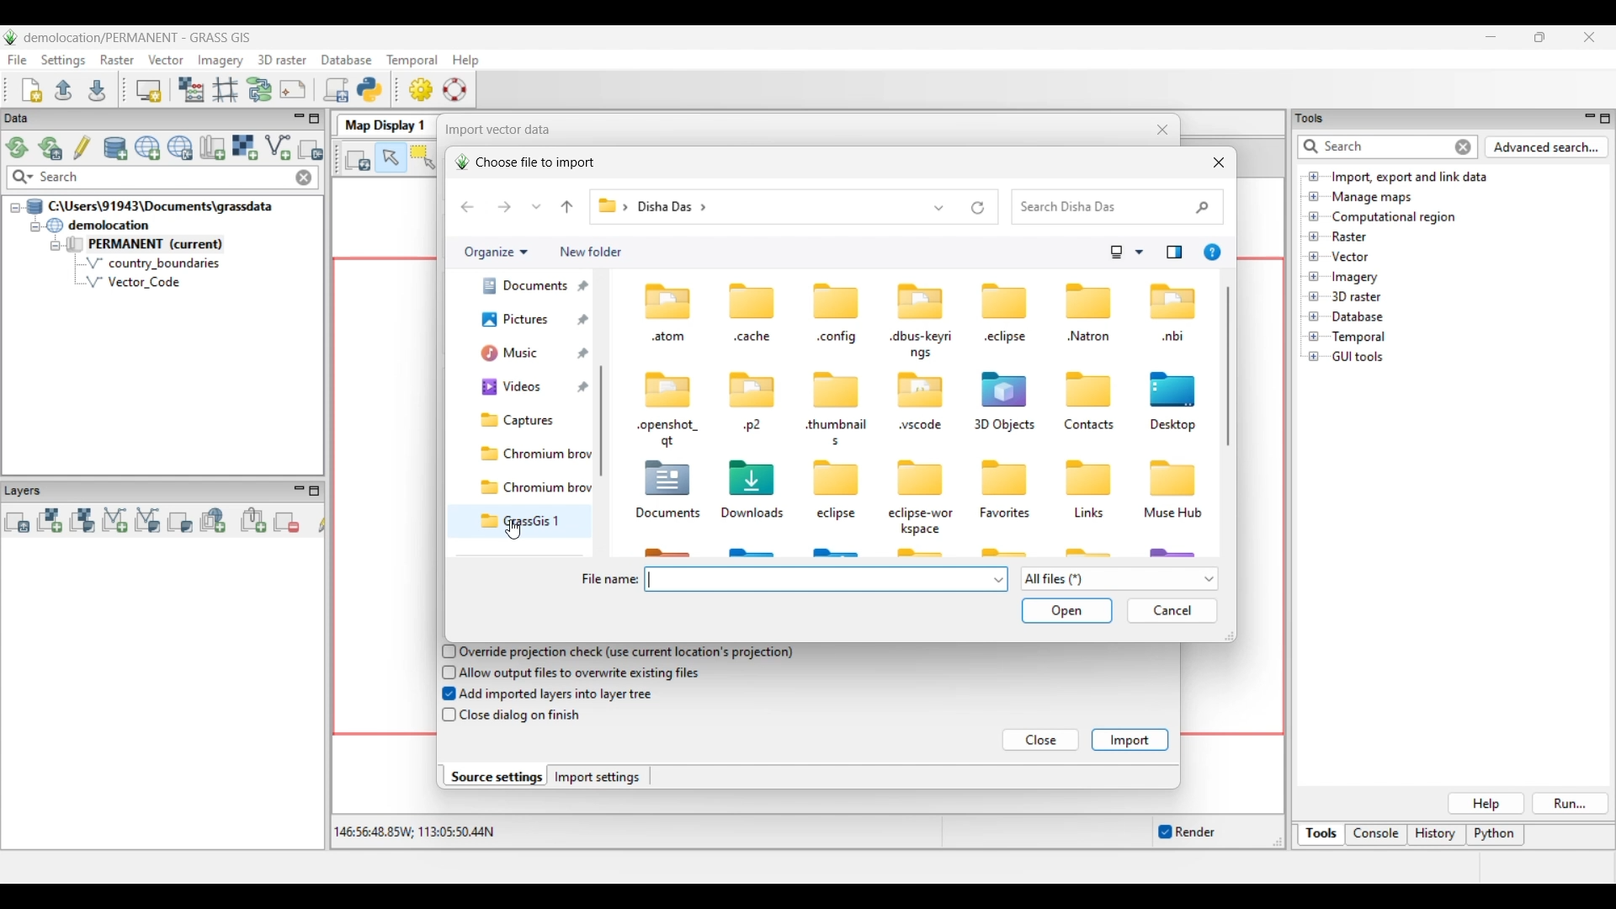 This screenshot has width=1616, height=909. I want to click on Vector menu, so click(166, 60).